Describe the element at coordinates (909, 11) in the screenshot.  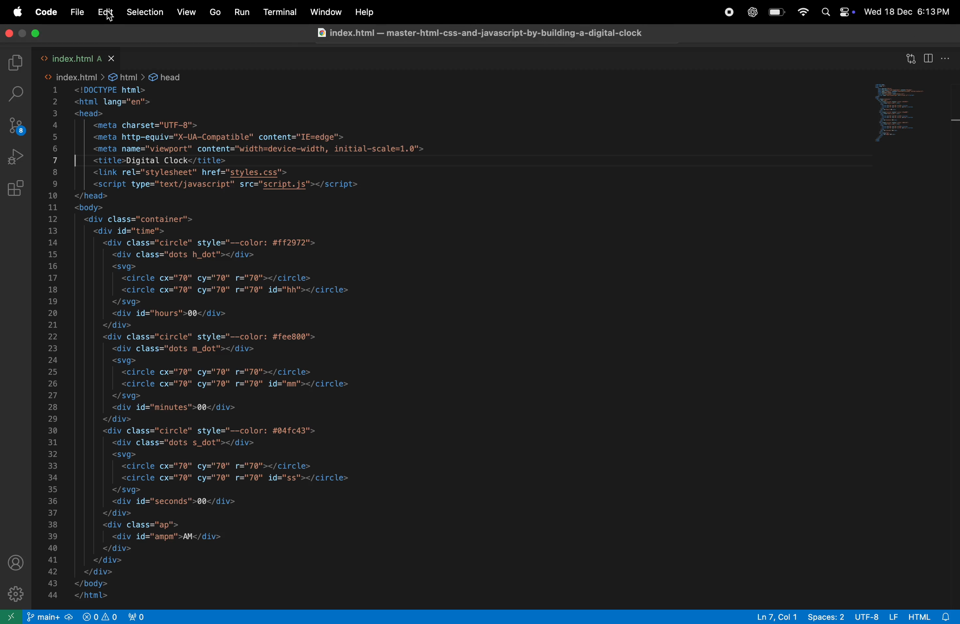
I see `date and time` at that location.